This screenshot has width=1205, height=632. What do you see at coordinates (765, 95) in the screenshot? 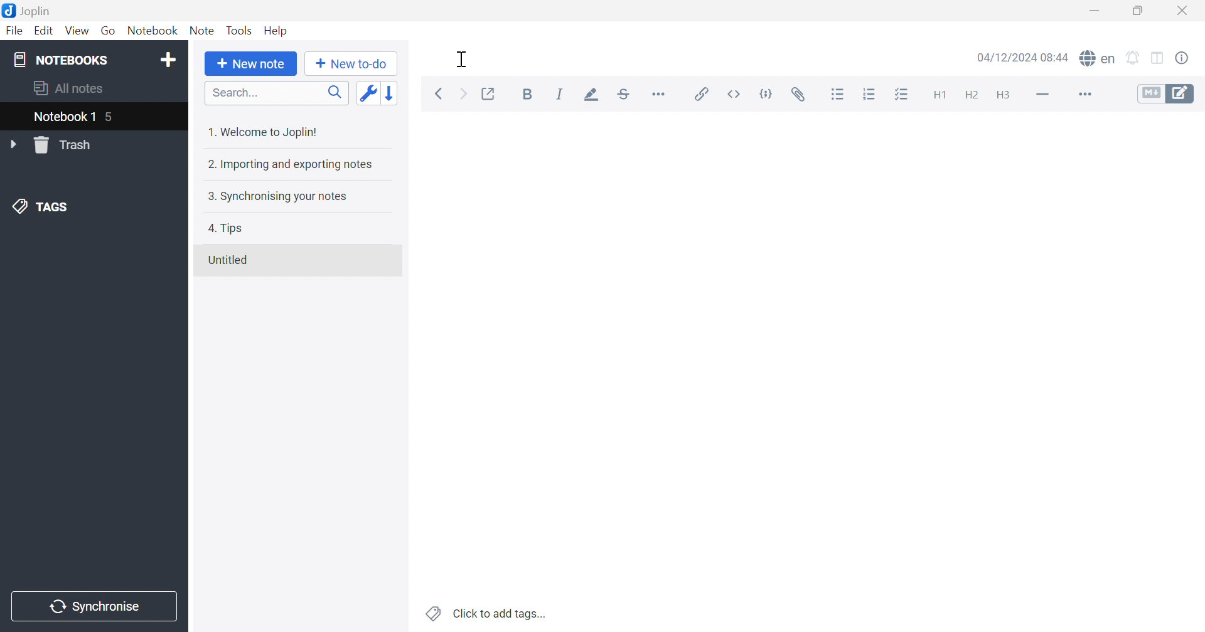
I see `Code` at bounding box center [765, 95].